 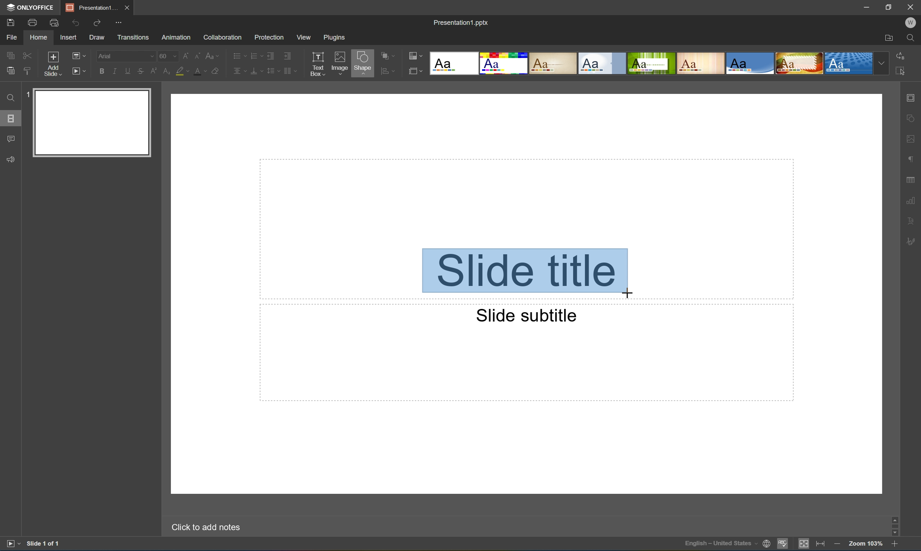 I want to click on Feedback & support, so click(x=13, y=160).